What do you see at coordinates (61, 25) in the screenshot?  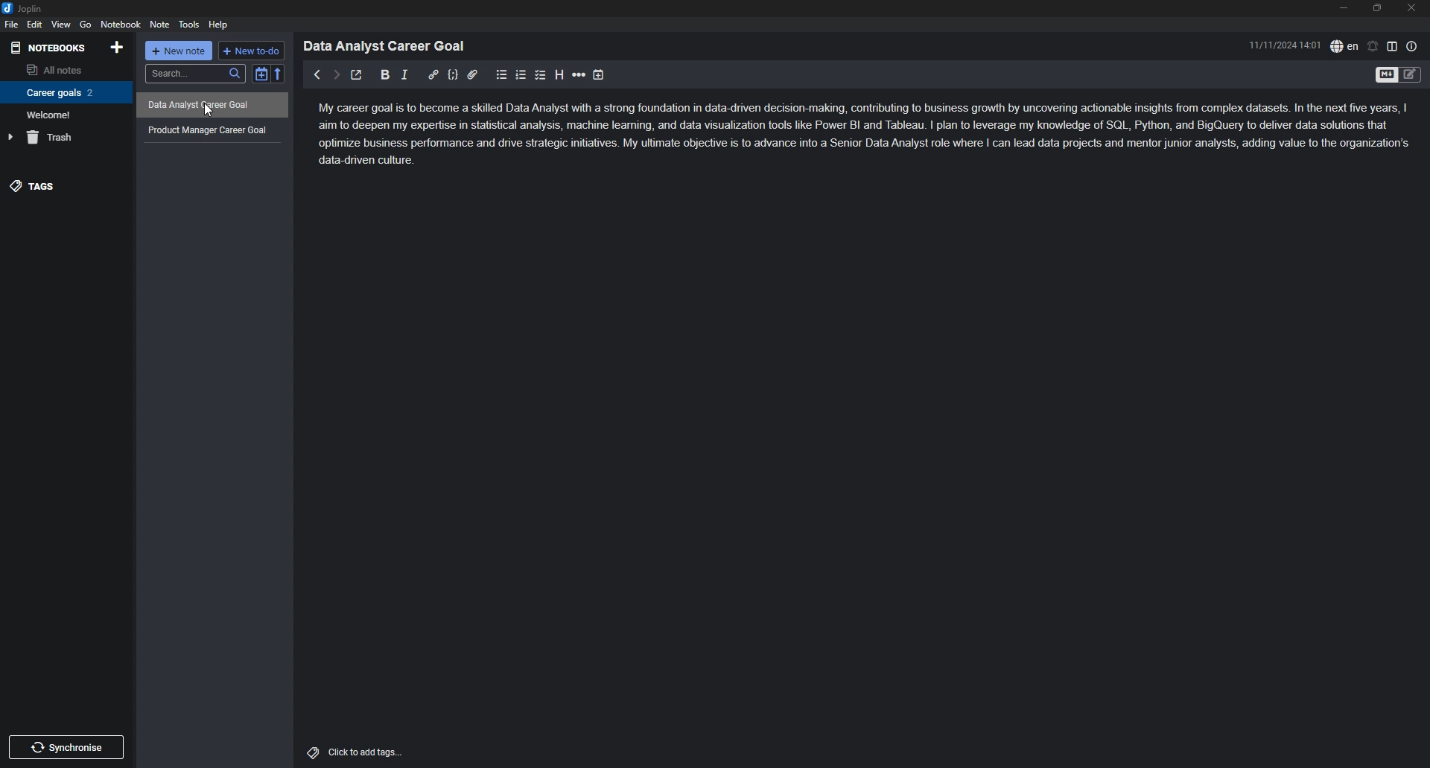 I see `view` at bounding box center [61, 25].